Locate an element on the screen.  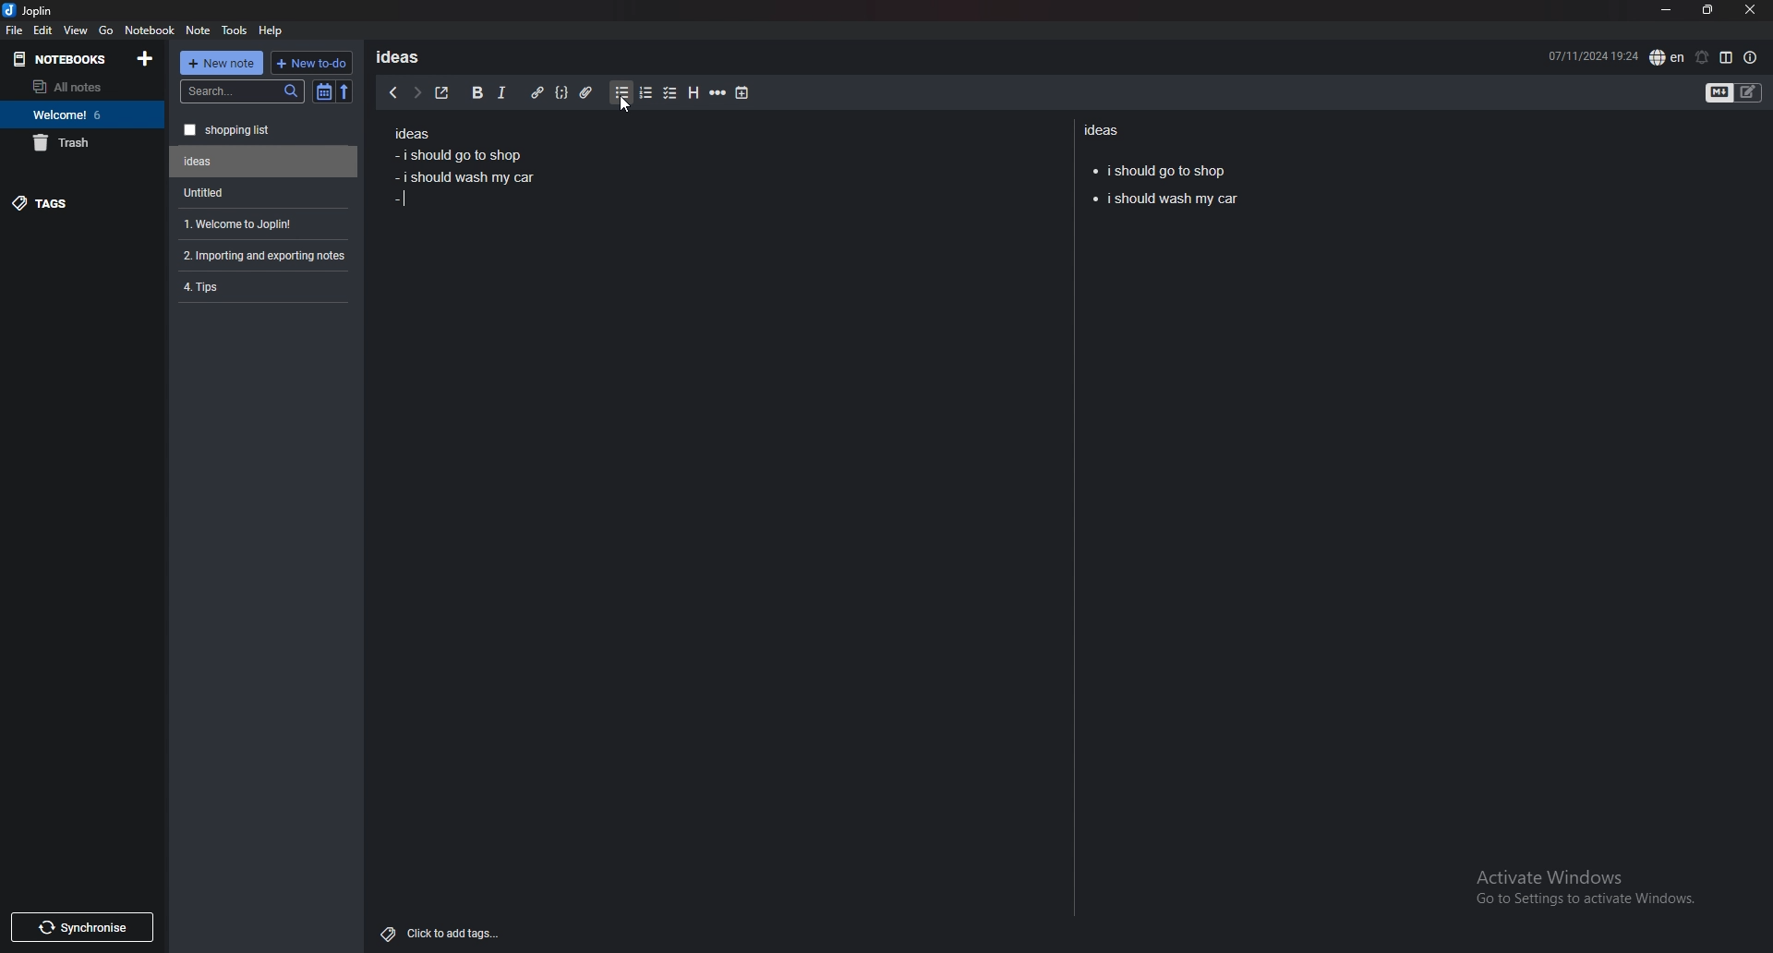
view is located at coordinates (77, 30).